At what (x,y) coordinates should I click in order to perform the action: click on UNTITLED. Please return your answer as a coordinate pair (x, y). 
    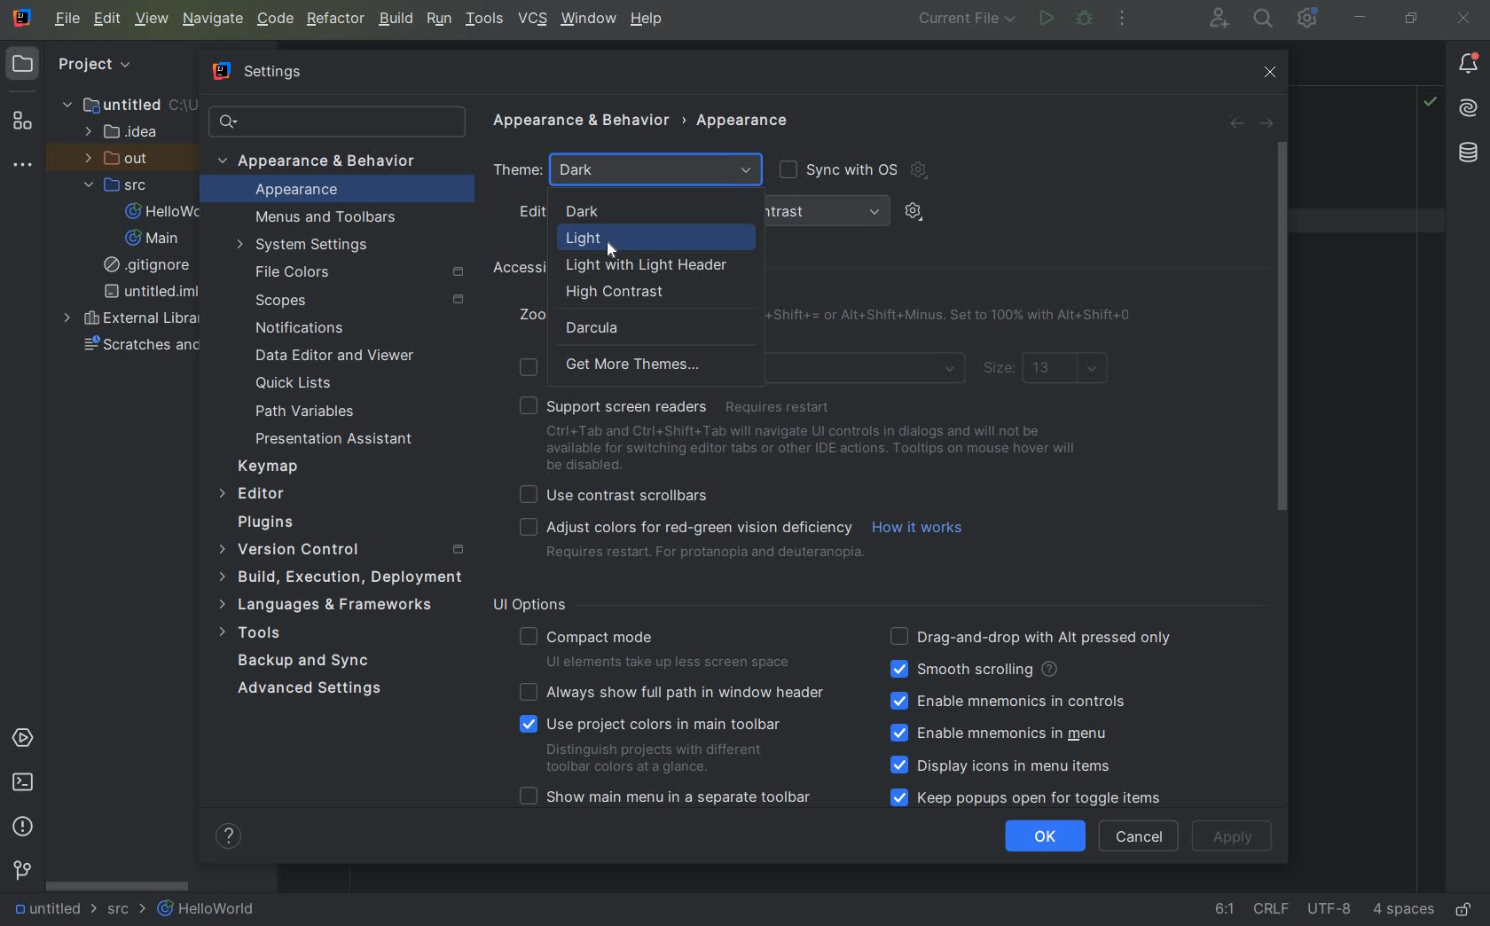
    Looking at the image, I should click on (53, 910).